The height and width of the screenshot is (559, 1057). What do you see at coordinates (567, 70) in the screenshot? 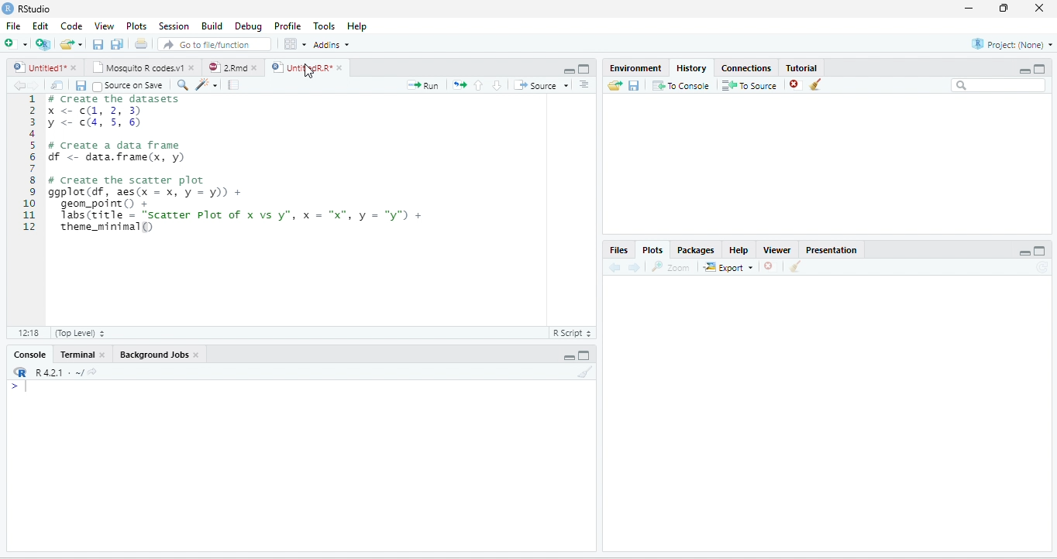
I see `Minimize` at bounding box center [567, 70].